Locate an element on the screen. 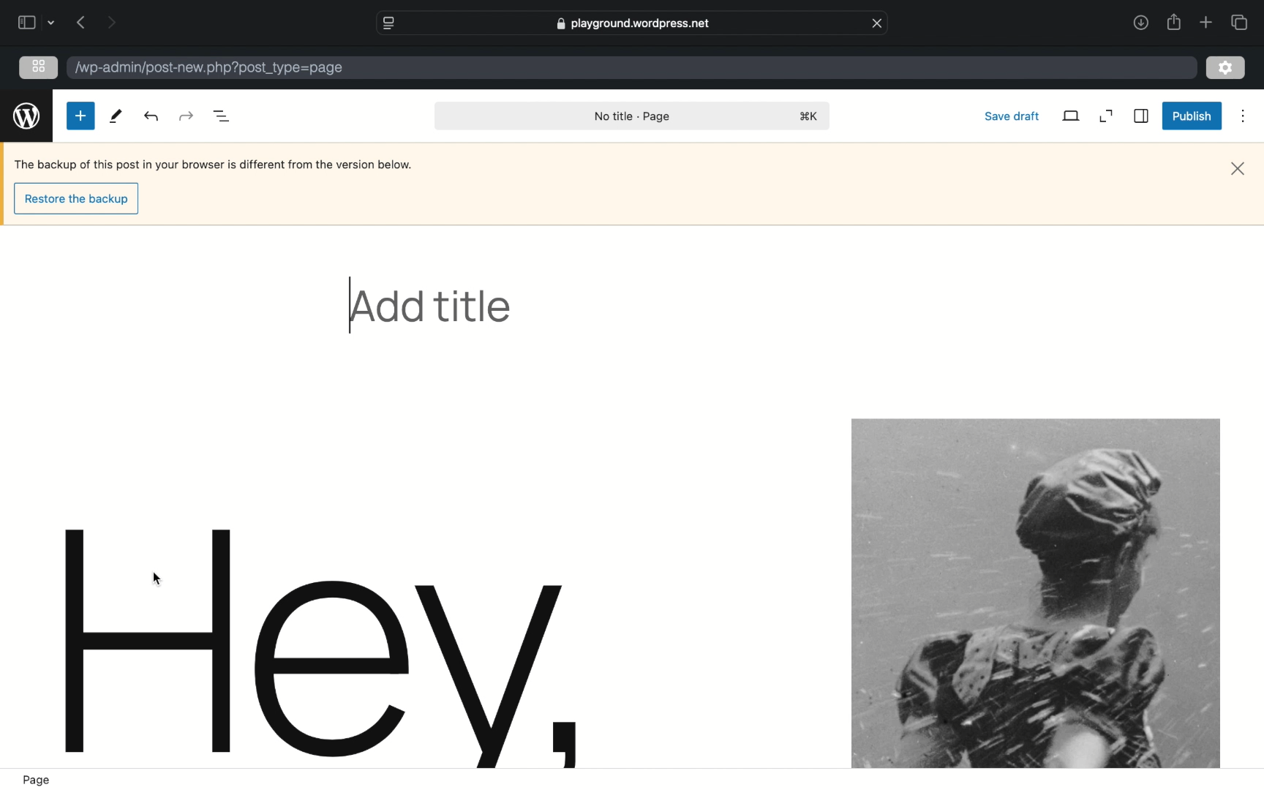  share is located at coordinates (1140, 23).